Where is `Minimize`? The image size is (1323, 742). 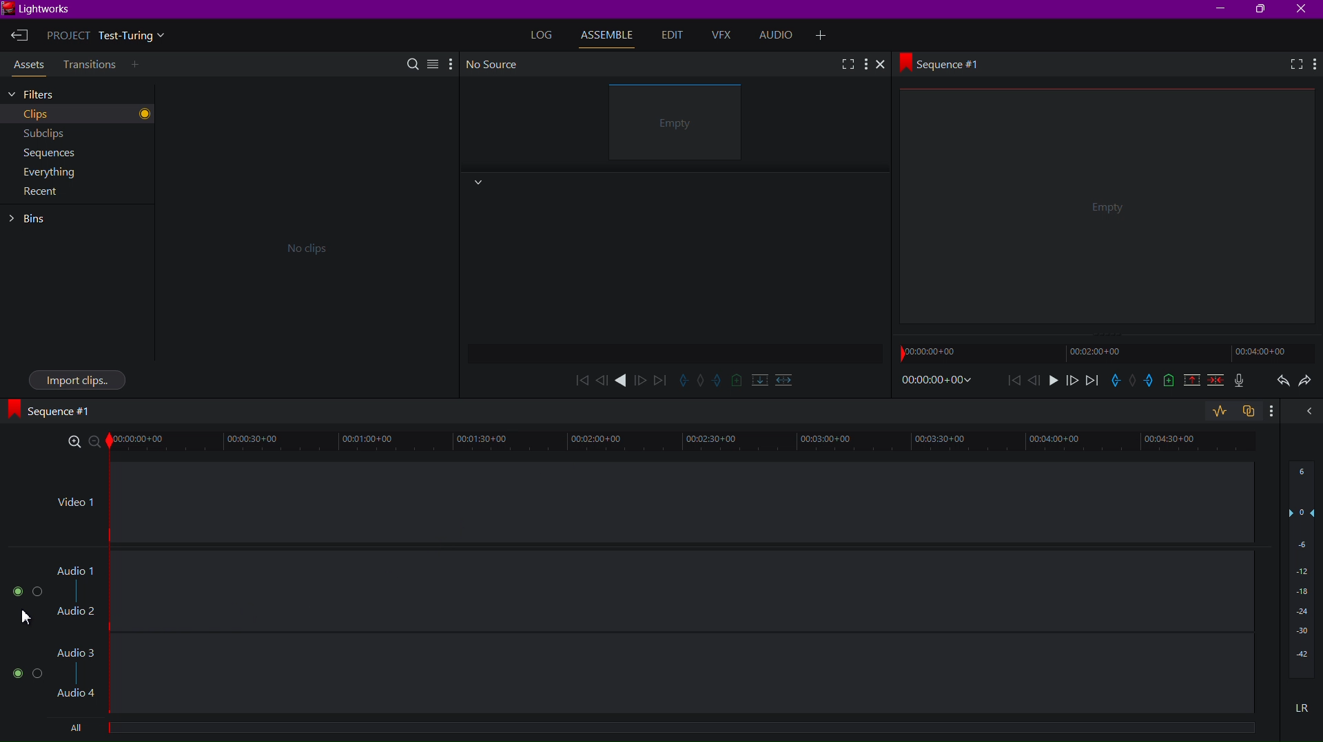 Minimize is located at coordinates (1222, 9).